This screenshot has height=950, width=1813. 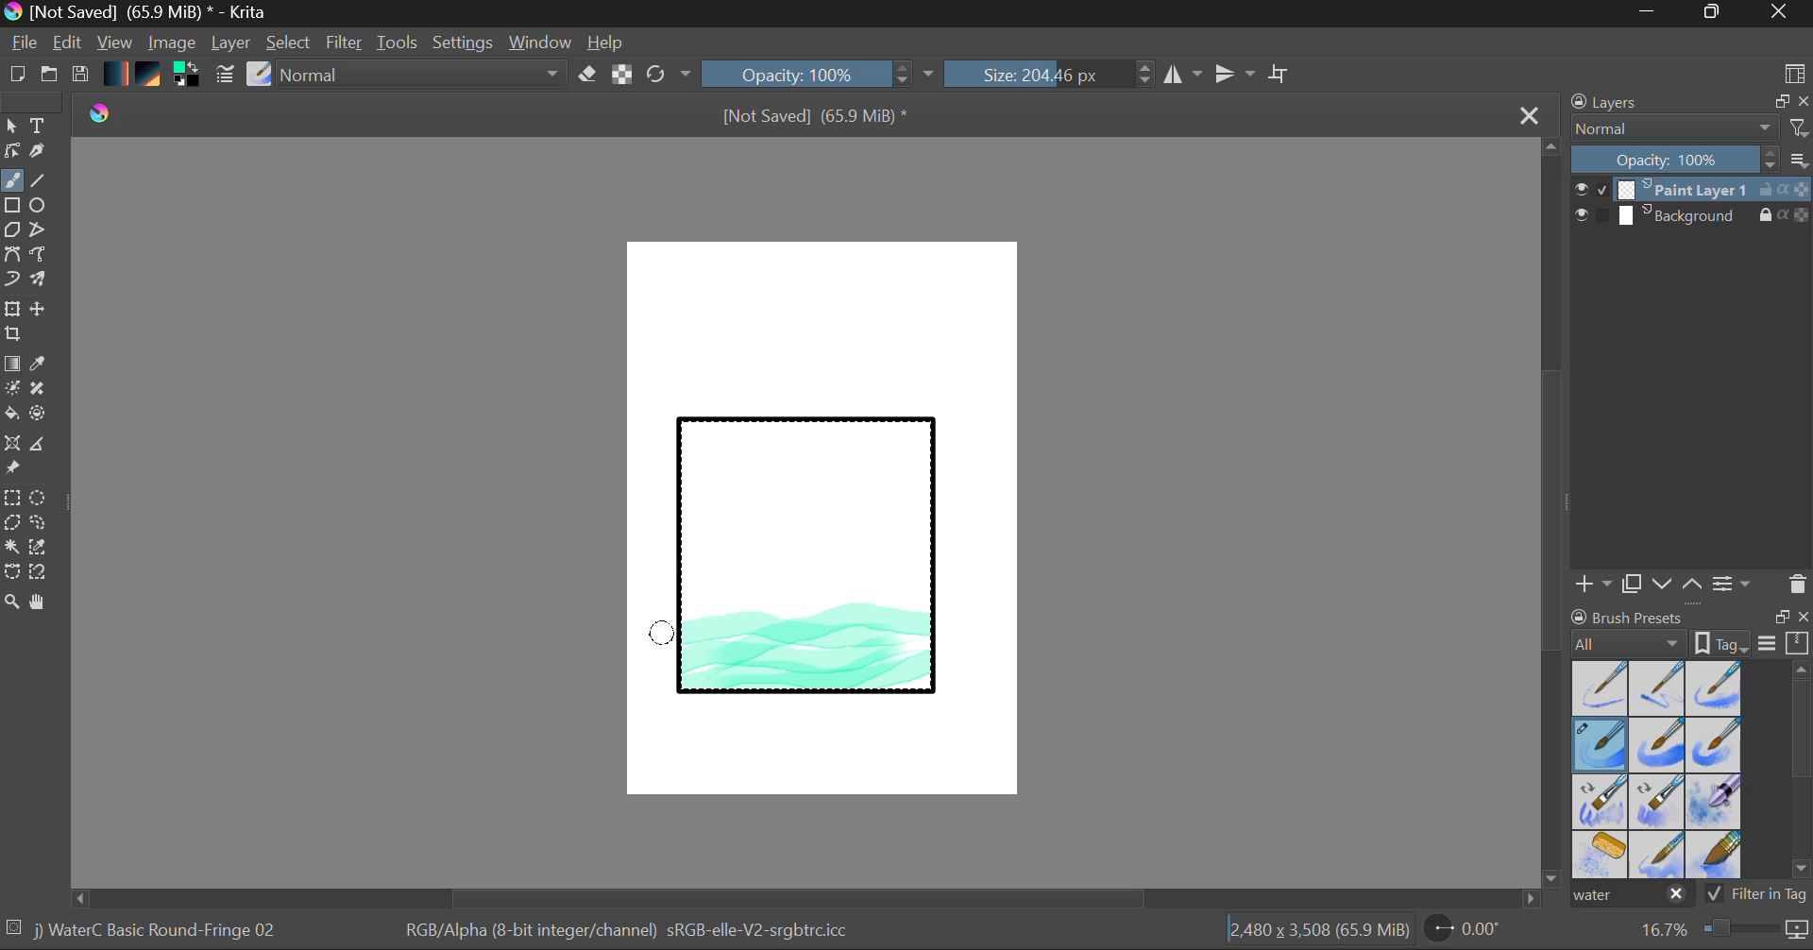 What do you see at coordinates (1757, 896) in the screenshot?
I see `Filter in Tag Option` at bounding box center [1757, 896].